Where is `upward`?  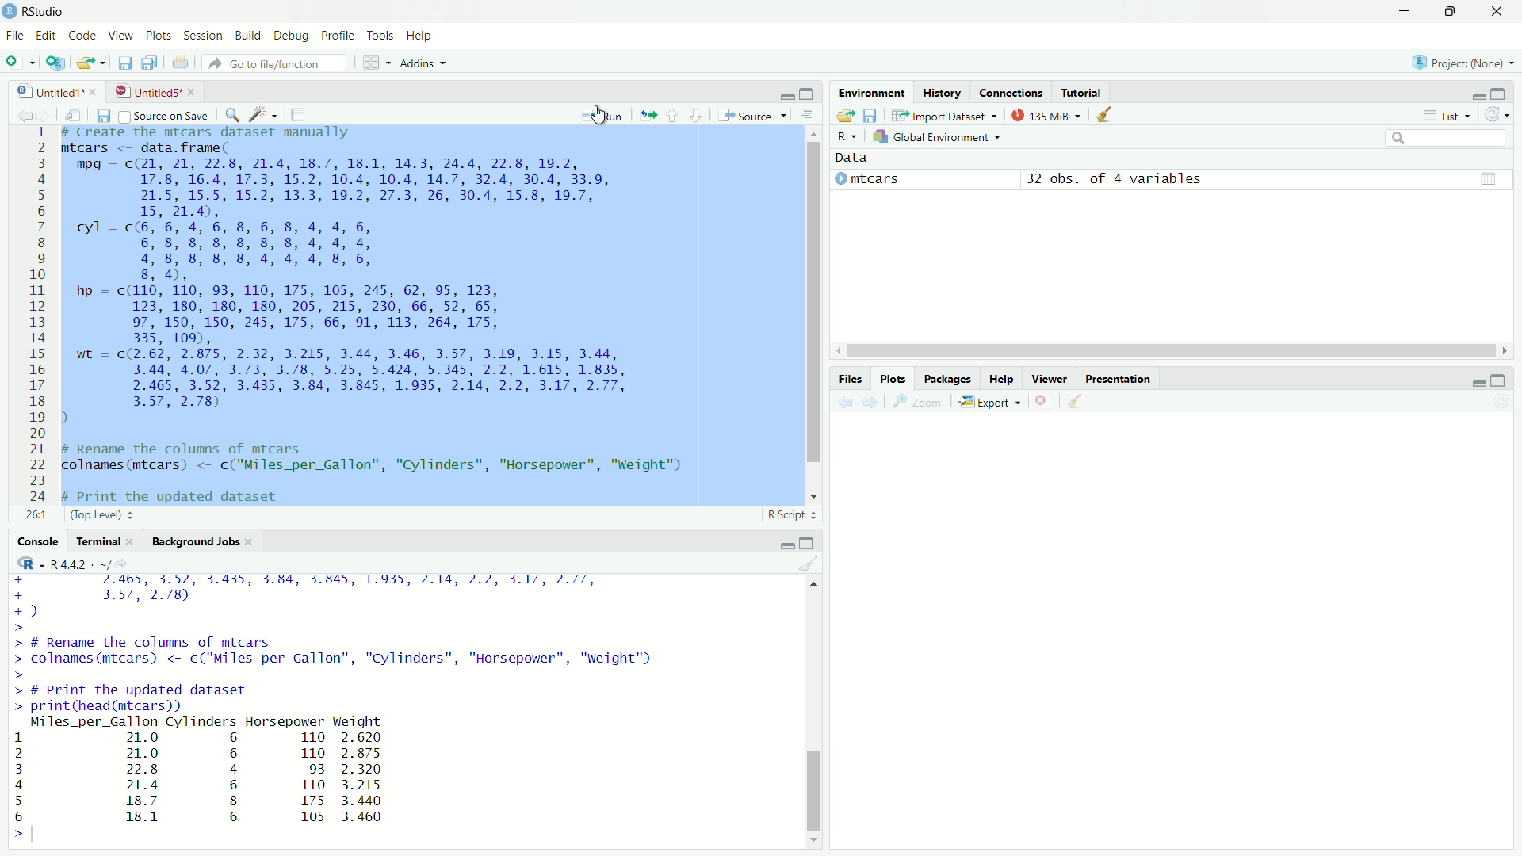 upward is located at coordinates (674, 113).